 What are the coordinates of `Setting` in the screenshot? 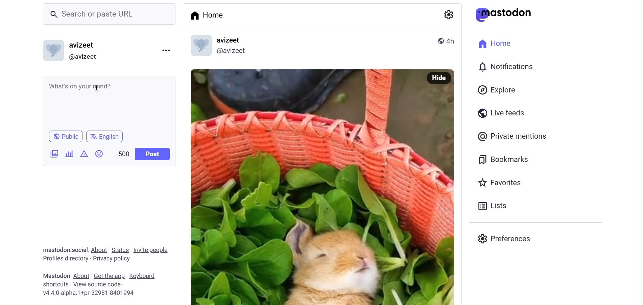 It's located at (449, 15).